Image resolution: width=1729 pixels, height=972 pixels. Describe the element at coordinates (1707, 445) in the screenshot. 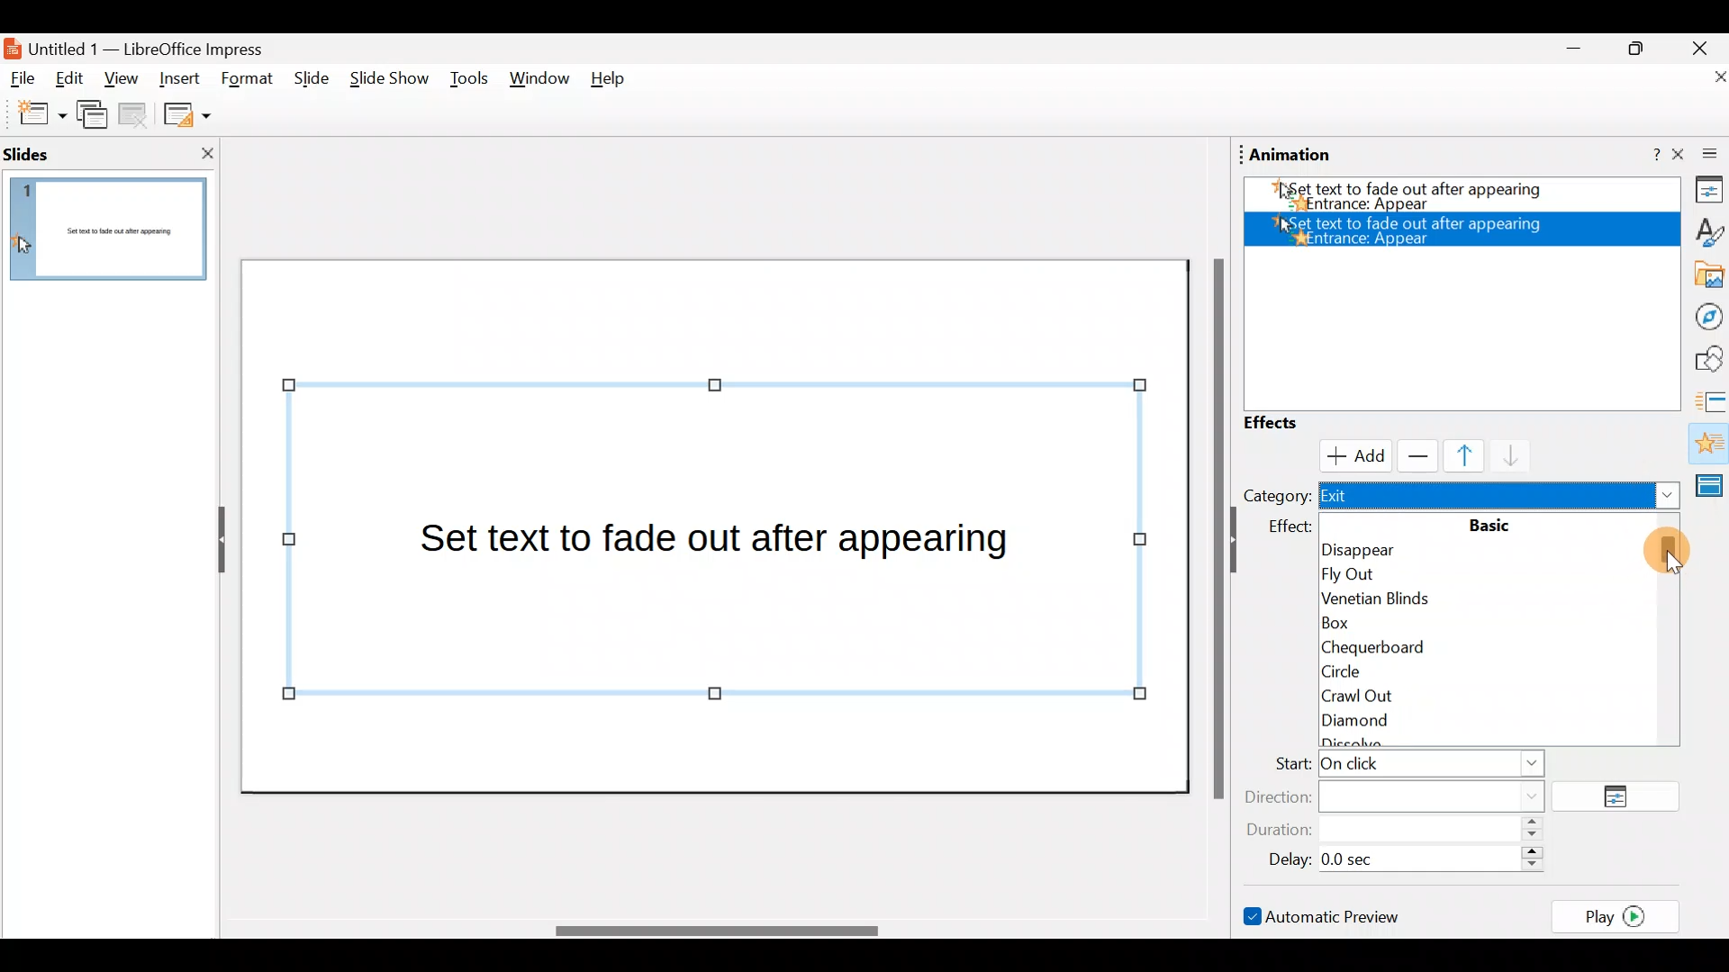

I see `Animation` at that location.